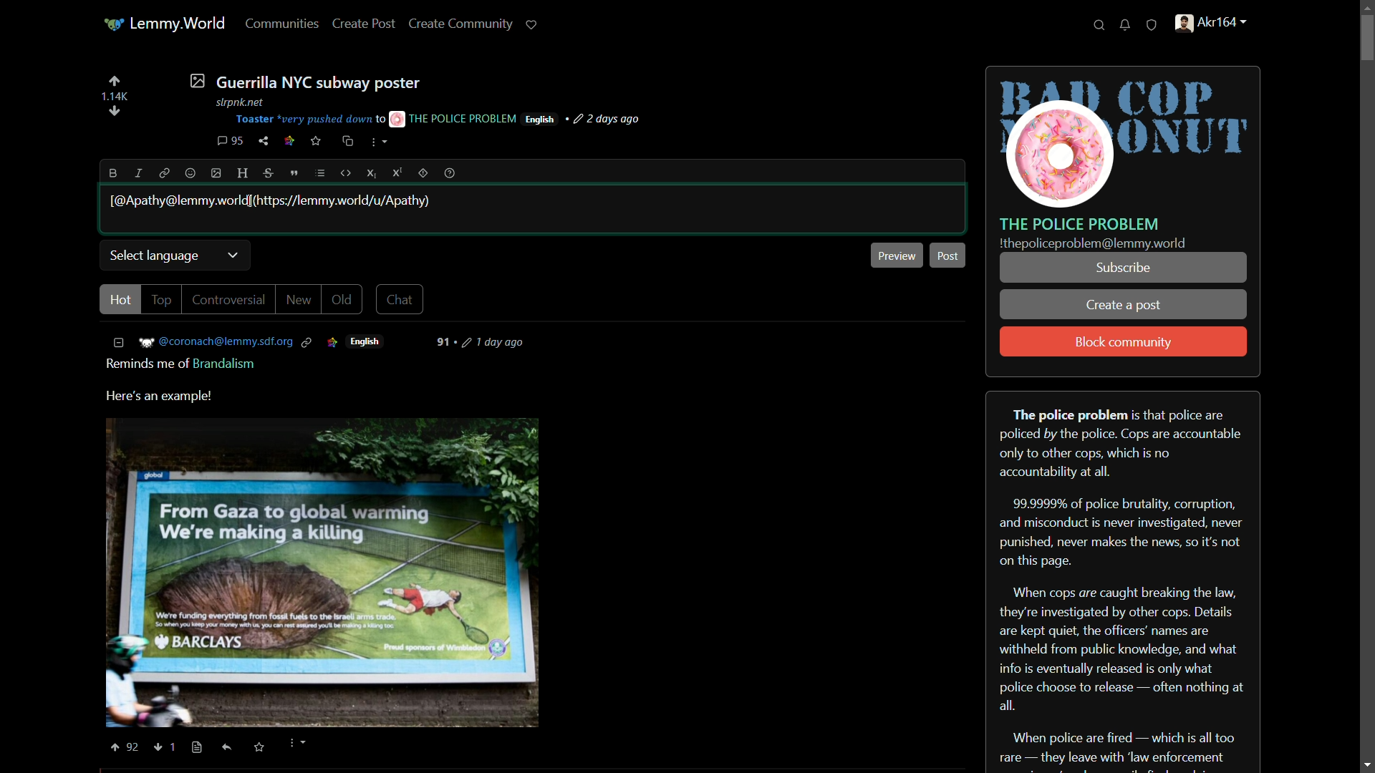 This screenshot has height=773, width=1375. I want to click on saved, so click(257, 748).